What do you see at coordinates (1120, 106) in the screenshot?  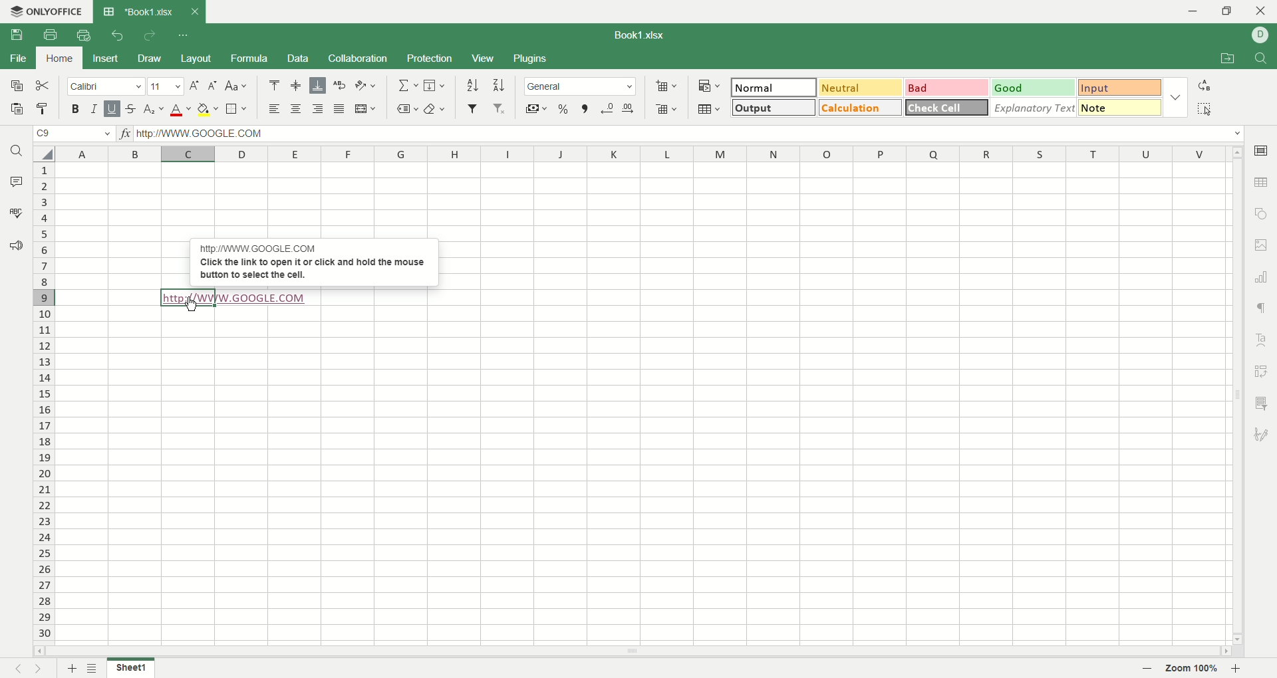 I see `note` at bounding box center [1120, 106].